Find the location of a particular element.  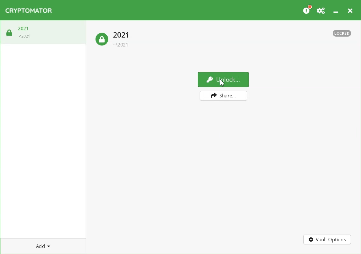

Add is located at coordinates (43, 246).